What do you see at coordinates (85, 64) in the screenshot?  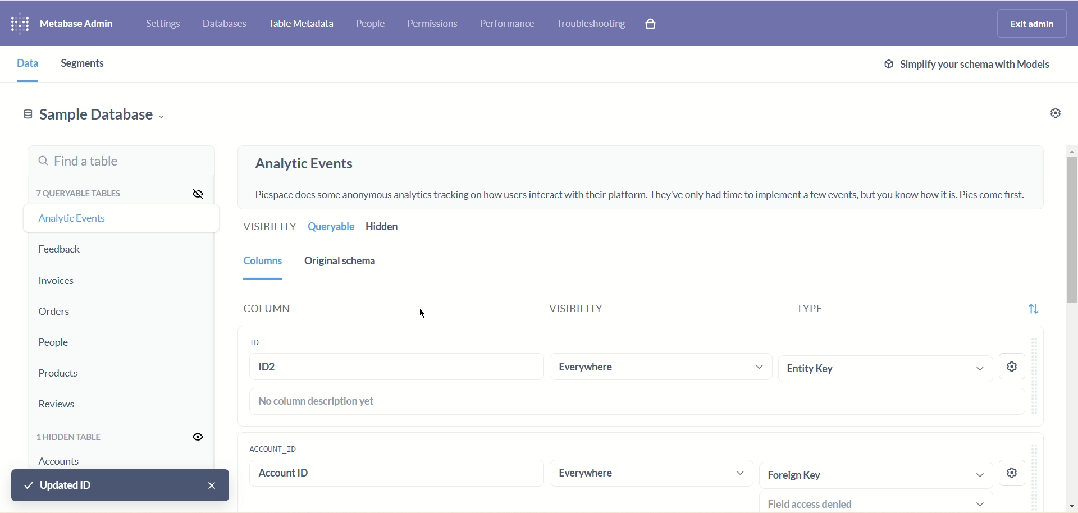 I see `Segments` at bounding box center [85, 64].